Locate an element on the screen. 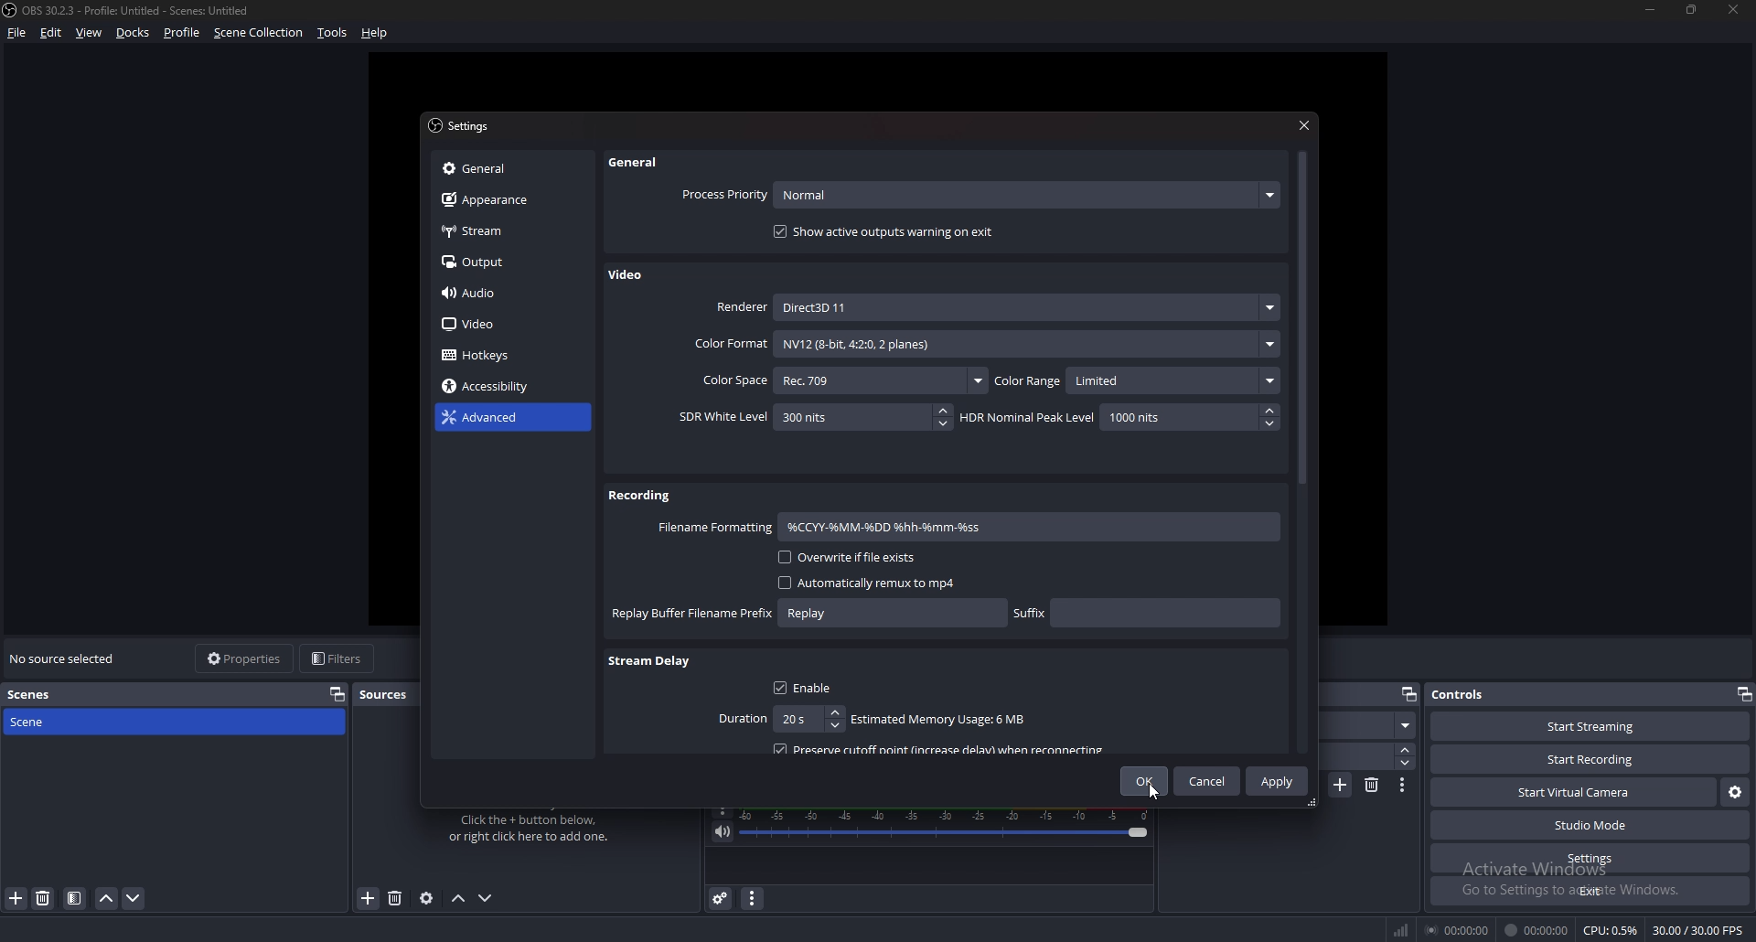 Image resolution: width=1756 pixels, height=942 pixels. transition properties is located at coordinates (1403, 786).